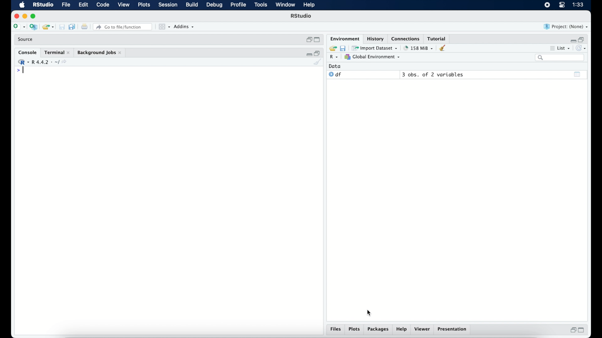 This screenshot has width=602, height=338. I want to click on import dataset, so click(376, 48).